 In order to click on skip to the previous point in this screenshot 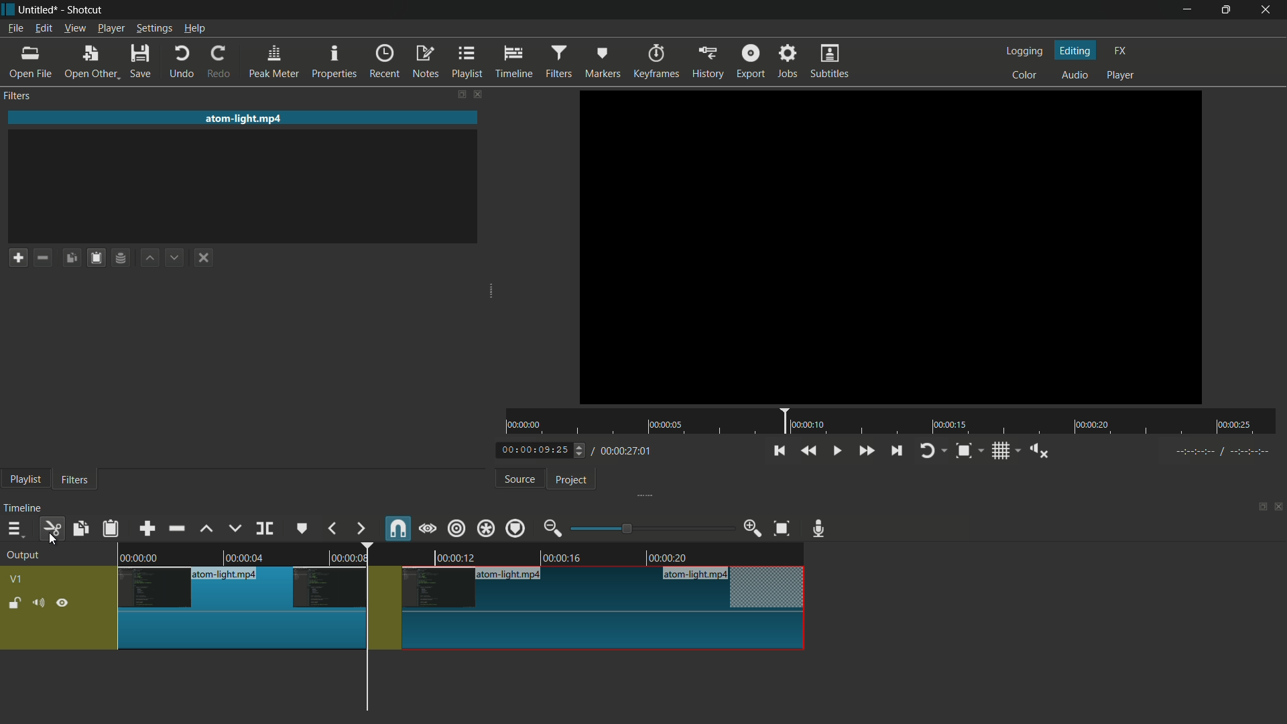, I will do `click(779, 451)`.